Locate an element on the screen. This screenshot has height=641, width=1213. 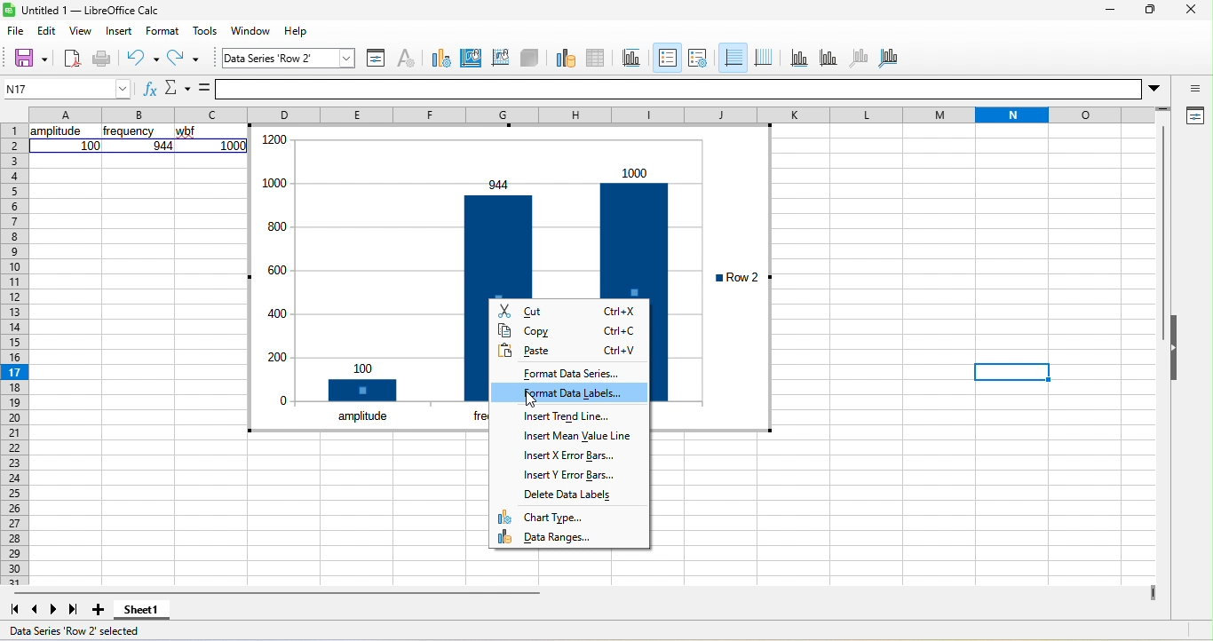
copy is located at coordinates (566, 331).